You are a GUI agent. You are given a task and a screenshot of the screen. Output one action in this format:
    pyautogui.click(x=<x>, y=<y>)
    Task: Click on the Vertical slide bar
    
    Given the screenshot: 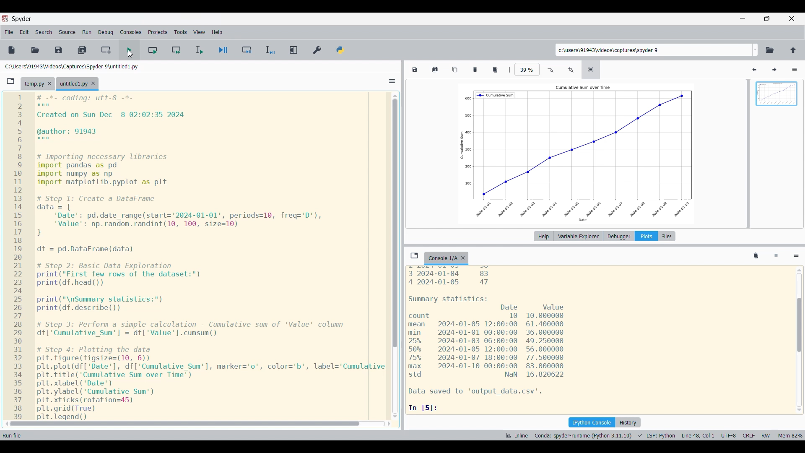 What is the action you would take?
    pyautogui.click(x=395, y=256)
    